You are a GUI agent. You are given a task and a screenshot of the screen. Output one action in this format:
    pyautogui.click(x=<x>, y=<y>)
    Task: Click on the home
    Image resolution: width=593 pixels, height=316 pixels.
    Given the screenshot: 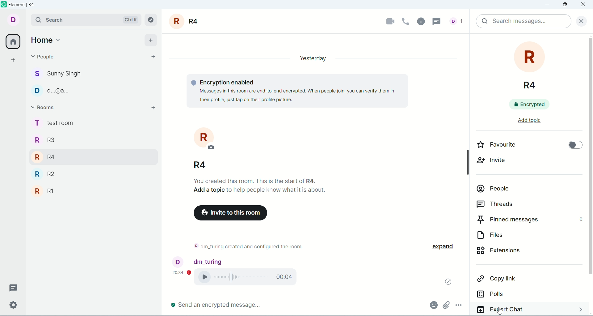 What is the action you would take?
    pyautogui.click(x=47, y=39)
    